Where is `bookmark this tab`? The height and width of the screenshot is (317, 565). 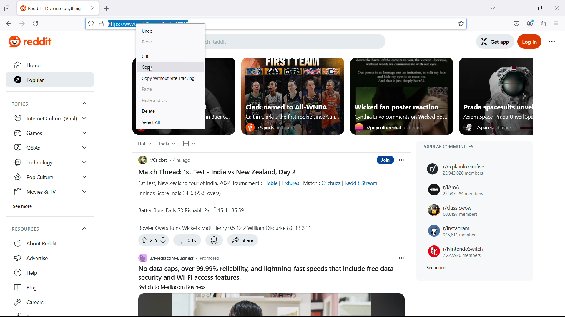
bookmark this tab is located at coordinates (461, 23).